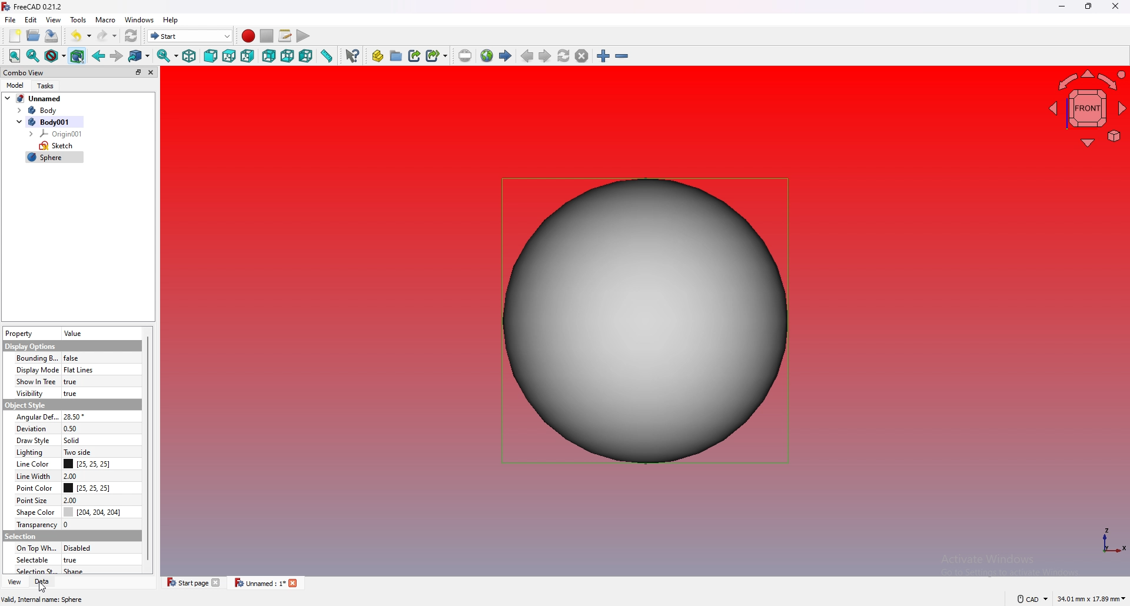 The width and height of the screenshot is (1130, 606). What do you see at coordinates (71, 369) in the screenshot?
I see `display mode` at bounding box center [71, 369].